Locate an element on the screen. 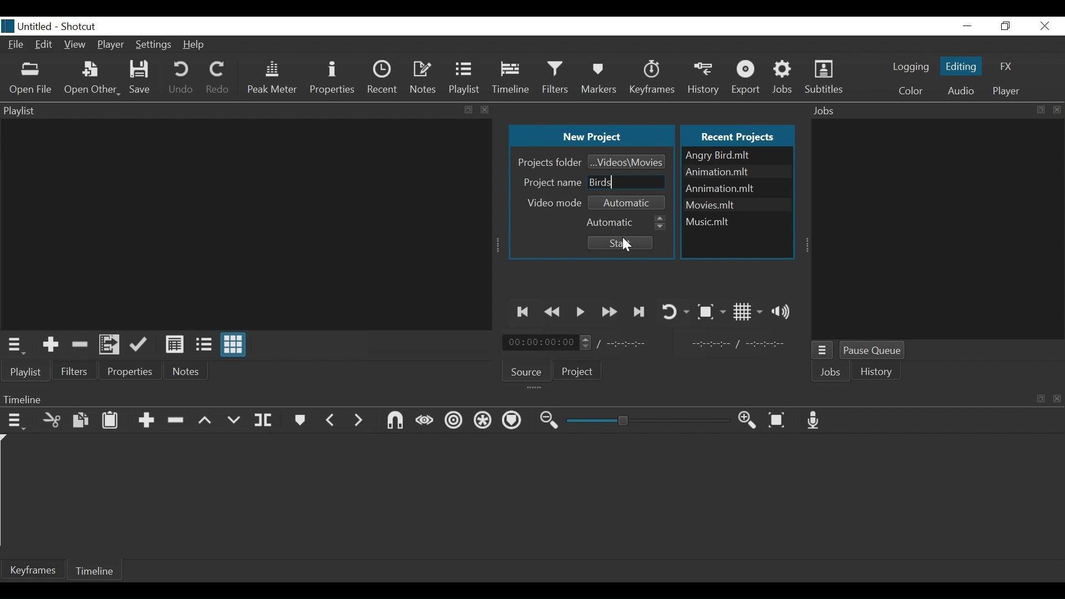 The image size is (1065, 599). Lift is located at coordinates (206, 421).